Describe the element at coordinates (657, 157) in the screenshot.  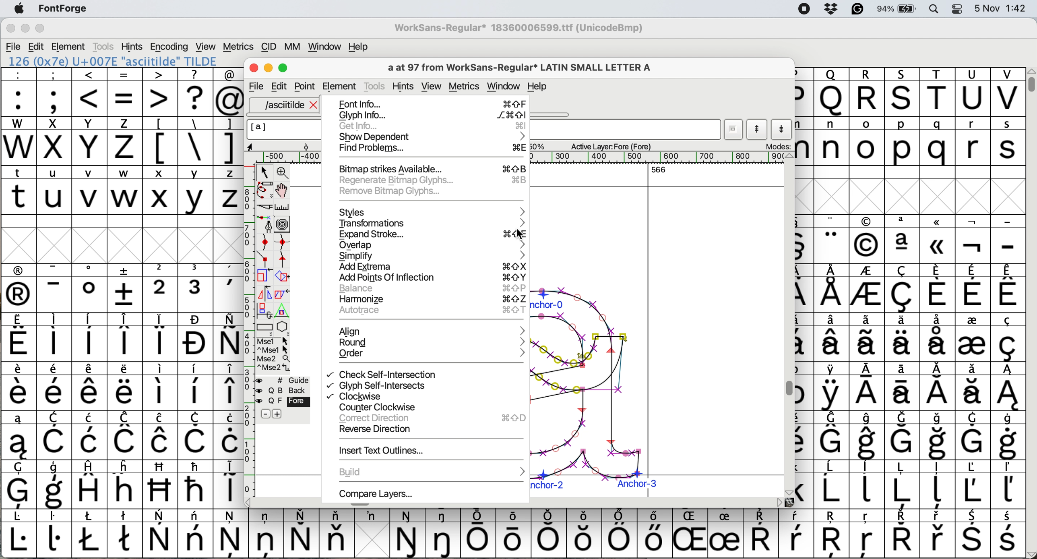
I see `horizontal scale` at that location.